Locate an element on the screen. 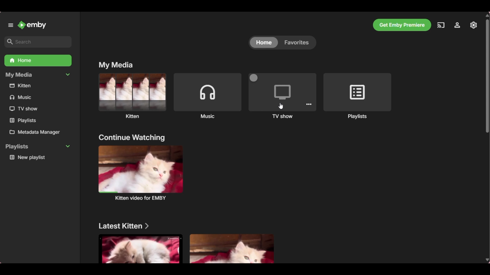 This screenshot has height=275, width=490. Go to home is located at coordinates (32, 25).